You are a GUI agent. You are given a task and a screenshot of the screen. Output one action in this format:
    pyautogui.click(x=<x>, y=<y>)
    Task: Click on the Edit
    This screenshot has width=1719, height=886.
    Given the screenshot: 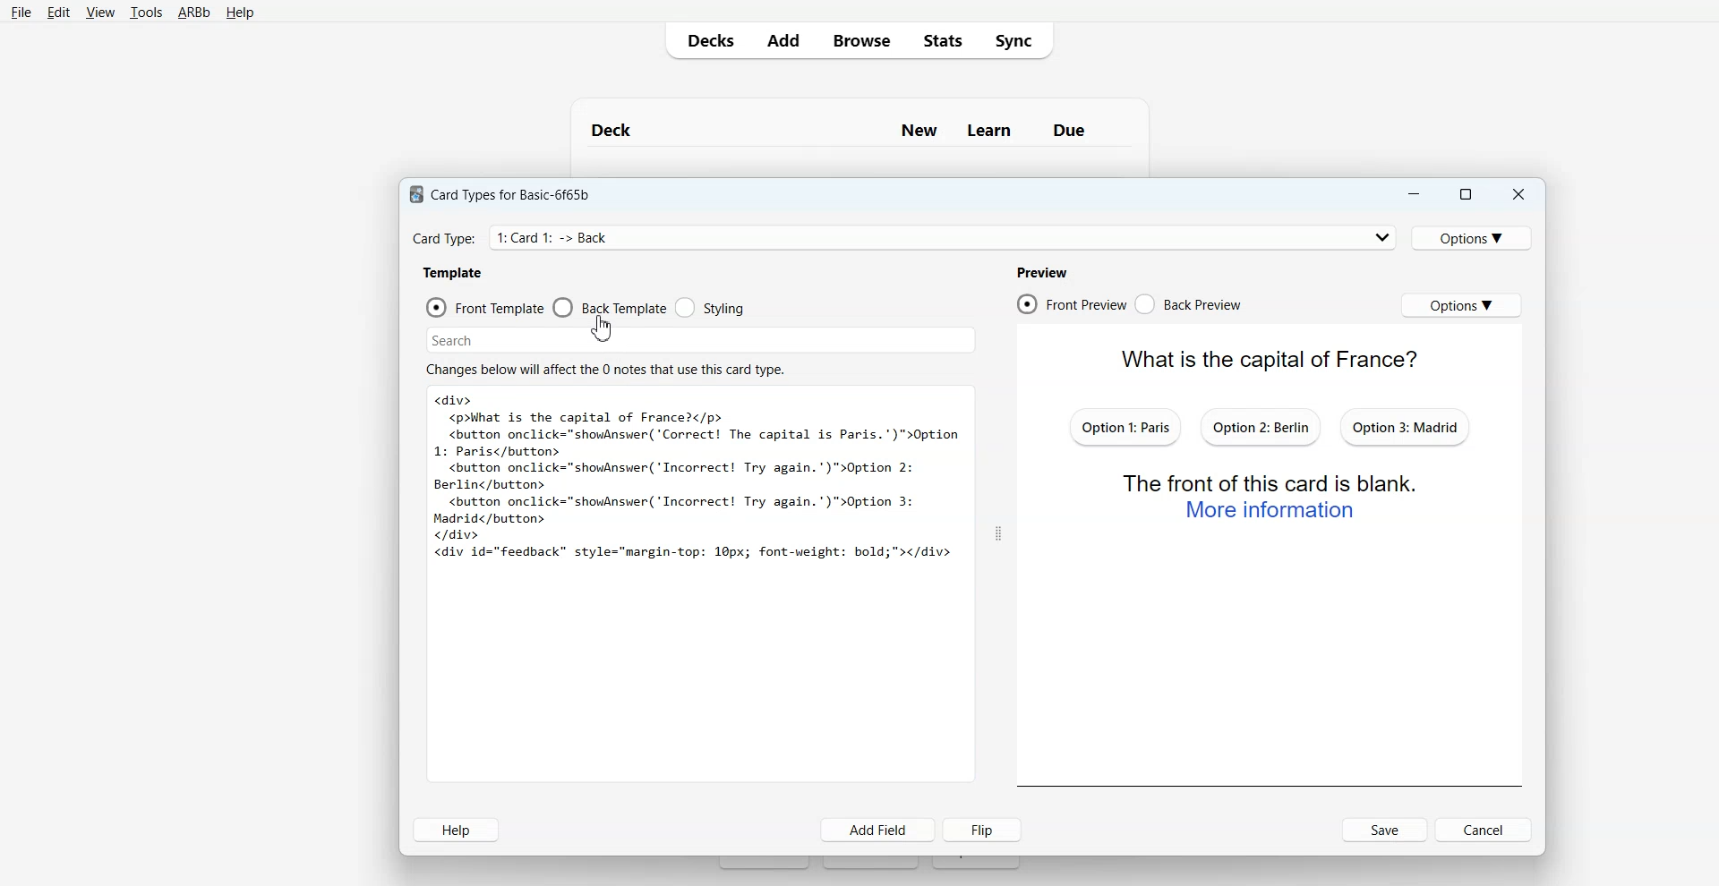 What is the action you would take?
    pyautogui.click(x=57, y=12)
    